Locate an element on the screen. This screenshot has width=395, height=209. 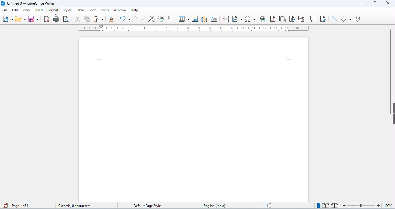
export as pdf is located at coordinates (47, 19).